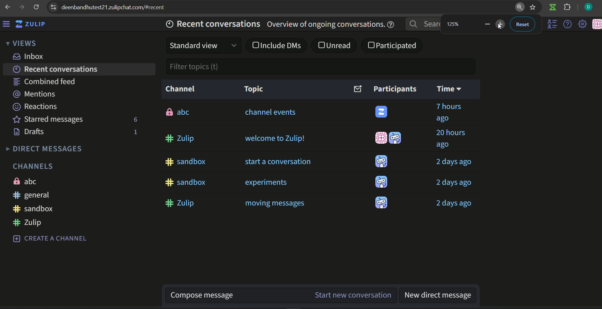 The image size is (602, 309). I want to click on include DMs, so click(276, 45).